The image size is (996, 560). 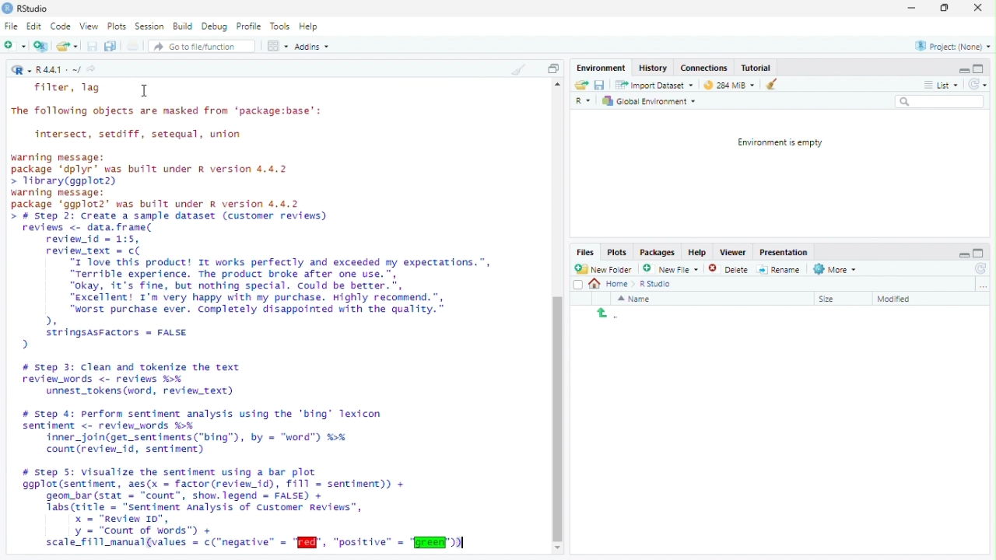 What do you see at coordinates (732, 253) in the screenshot?
I see `Viewer` at bounding box center [732, 253].